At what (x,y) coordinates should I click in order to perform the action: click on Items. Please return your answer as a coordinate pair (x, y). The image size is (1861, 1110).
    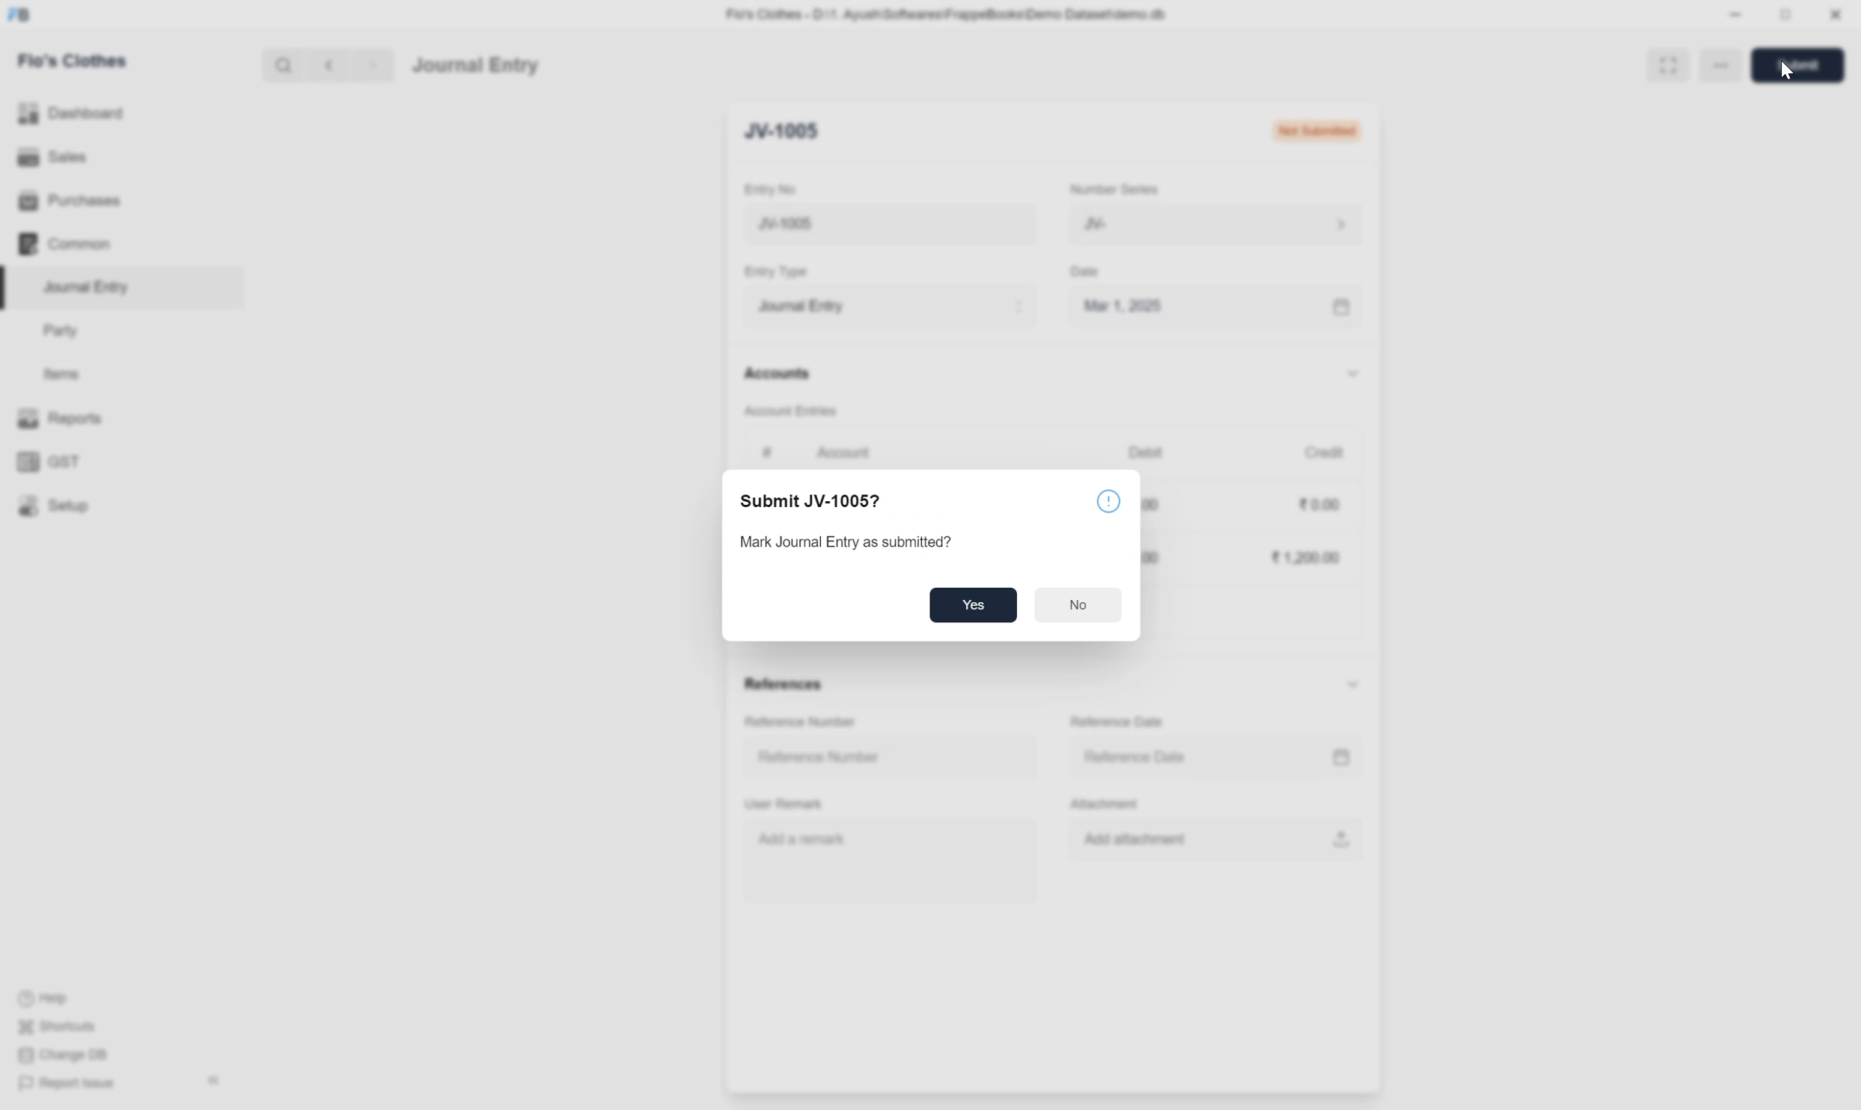
    Looking at the image, I should click on (61, 373).